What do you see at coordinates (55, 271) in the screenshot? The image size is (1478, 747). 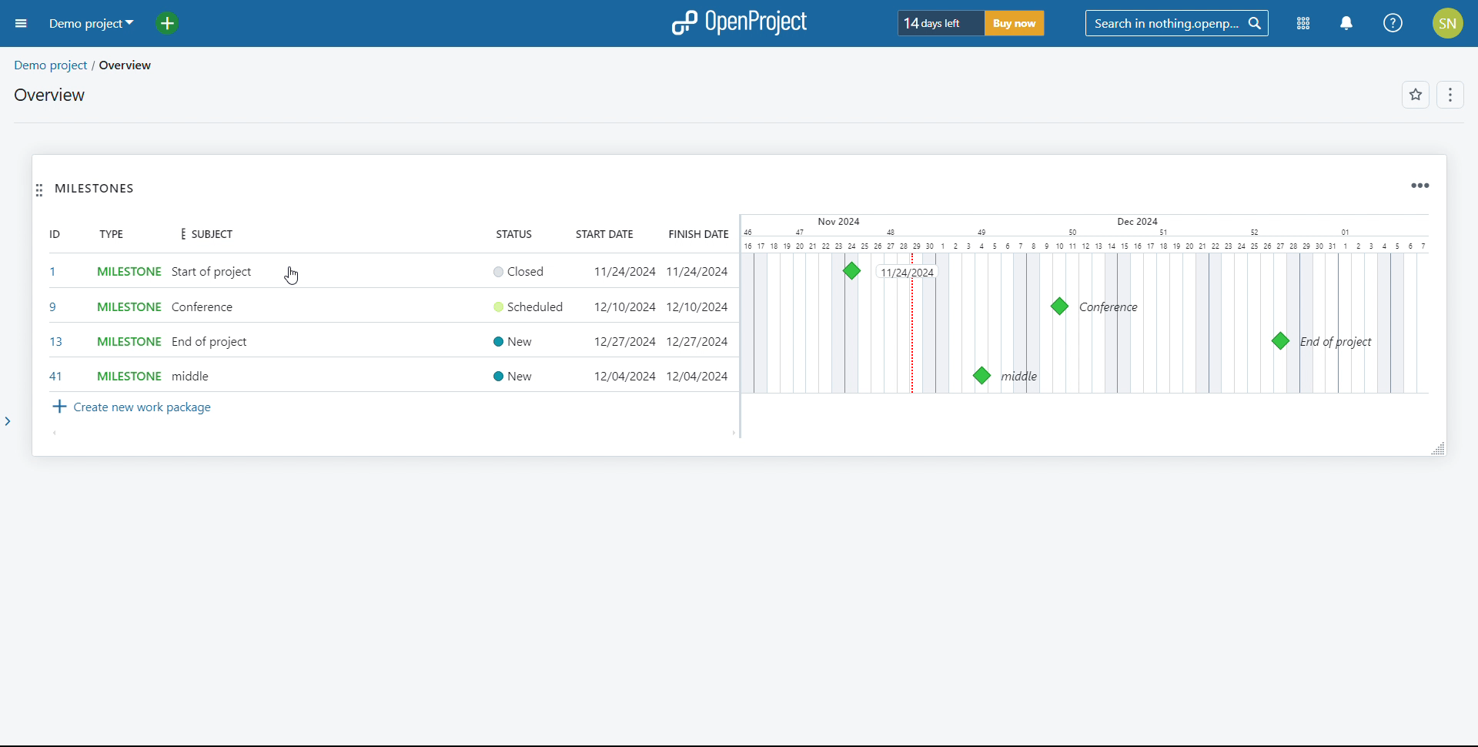 I see `1` at bounding box center [55, 271].